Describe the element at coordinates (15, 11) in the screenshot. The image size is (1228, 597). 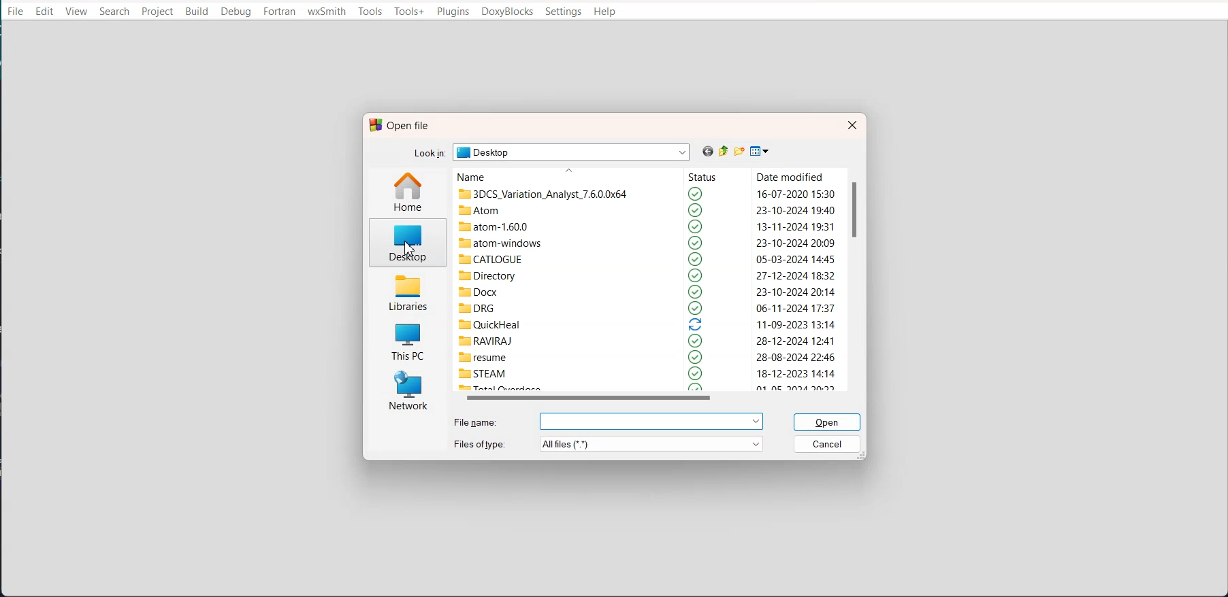
I see `File` at that location.